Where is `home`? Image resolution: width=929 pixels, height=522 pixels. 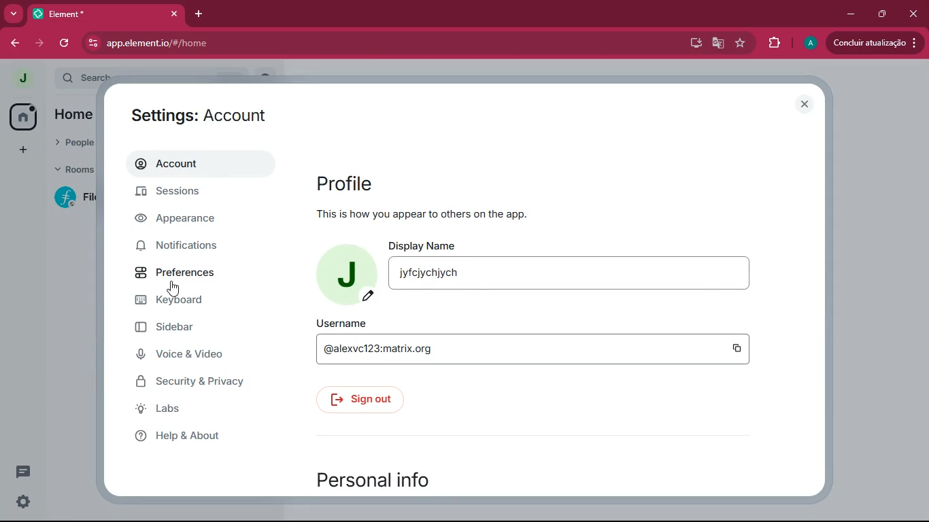 home is located at coordinates (73, 118).